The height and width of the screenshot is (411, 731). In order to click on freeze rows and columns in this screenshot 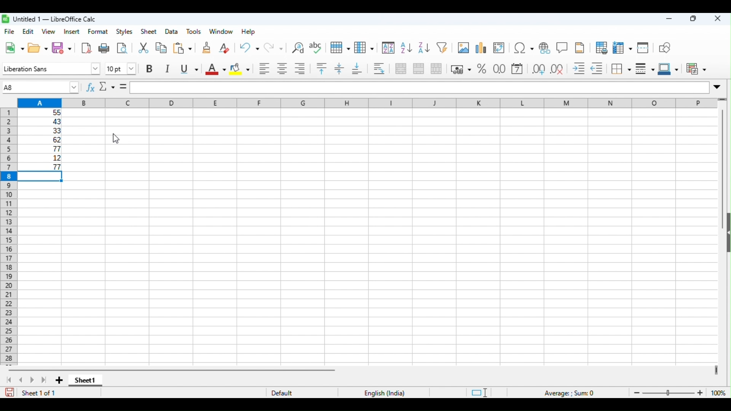, I will do `click(623, 47)`.